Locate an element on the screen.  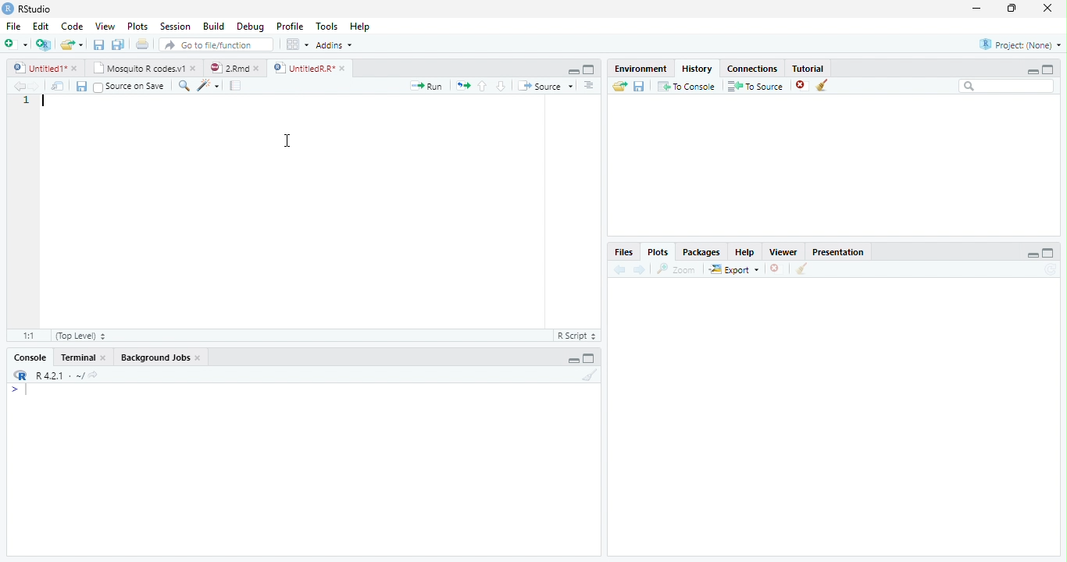
maximize is located at coordinates (589, 69).